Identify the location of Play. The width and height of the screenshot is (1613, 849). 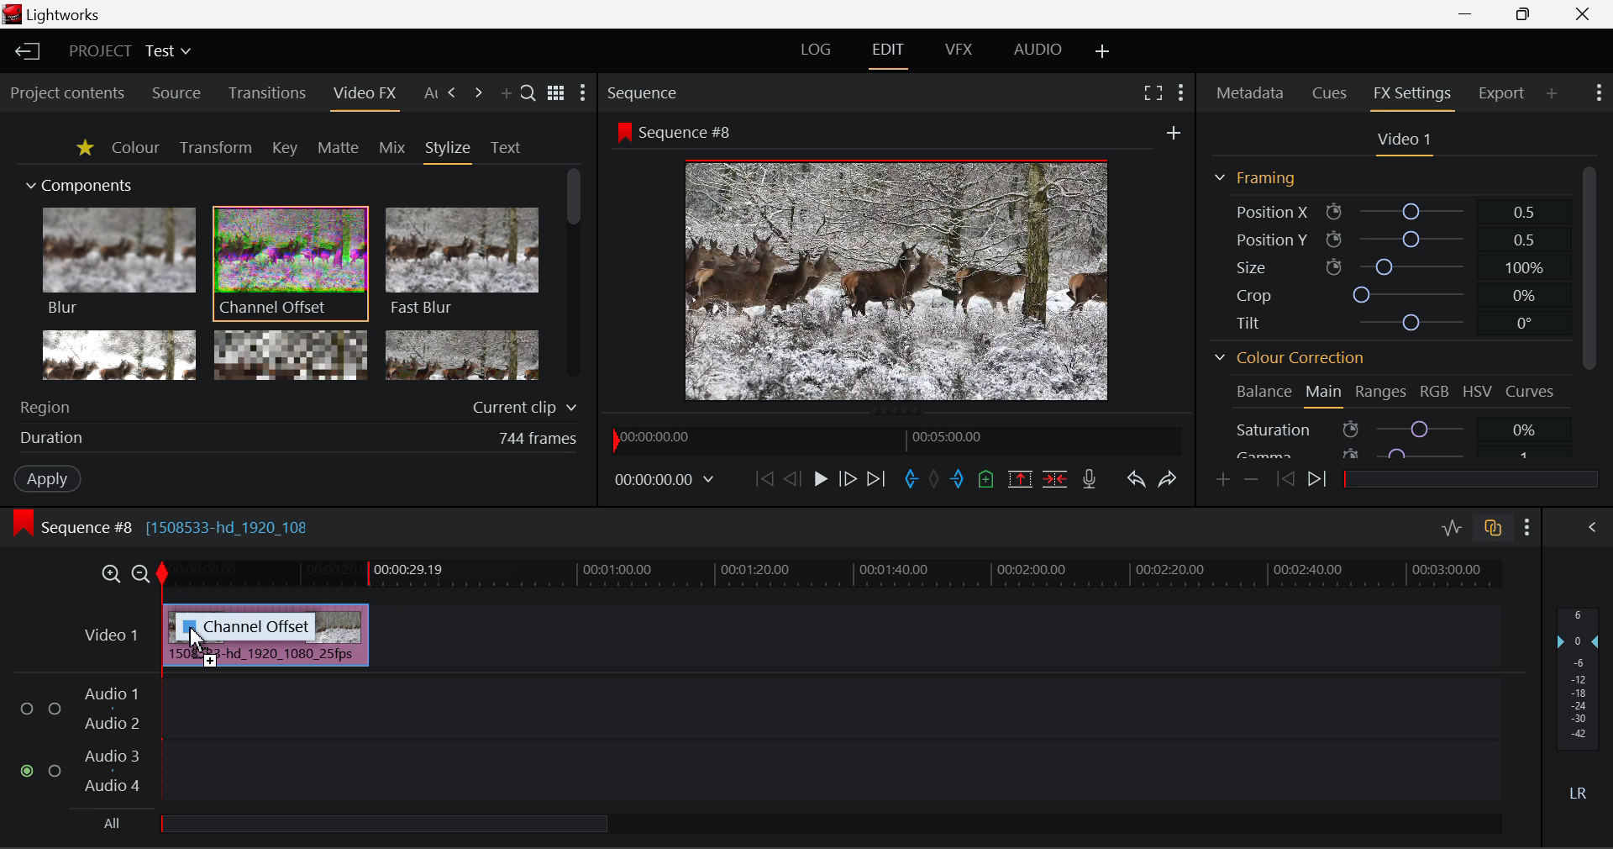
(818, 480).